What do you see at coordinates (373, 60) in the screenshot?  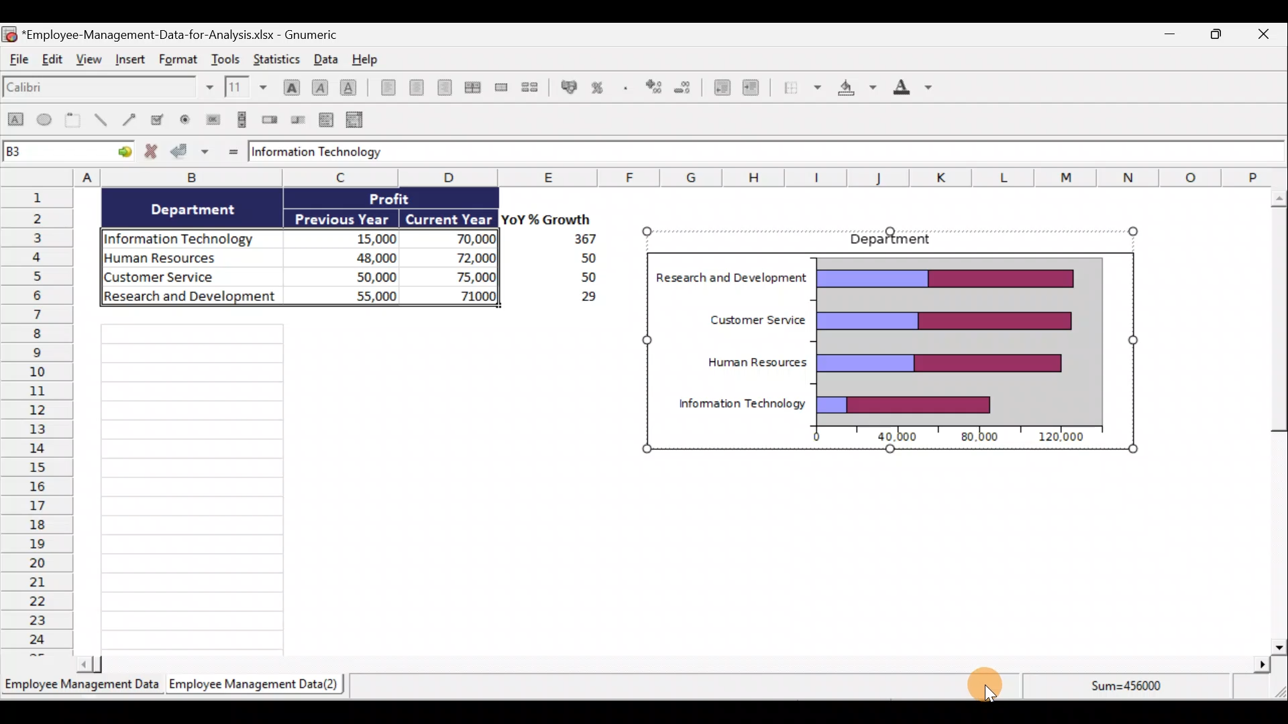 I see `Help` at bounding box center [373, 60].